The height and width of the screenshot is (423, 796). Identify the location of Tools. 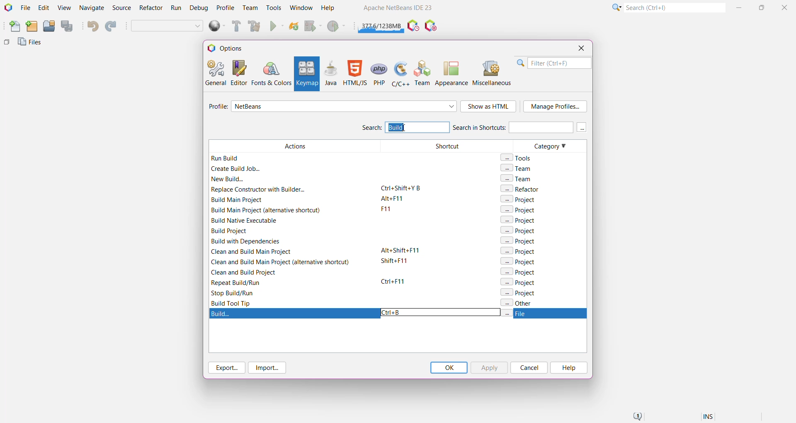
(274, 7).